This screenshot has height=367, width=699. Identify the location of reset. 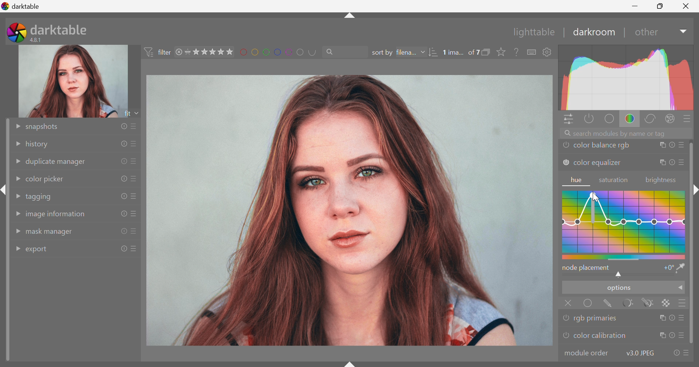
(123, 196).